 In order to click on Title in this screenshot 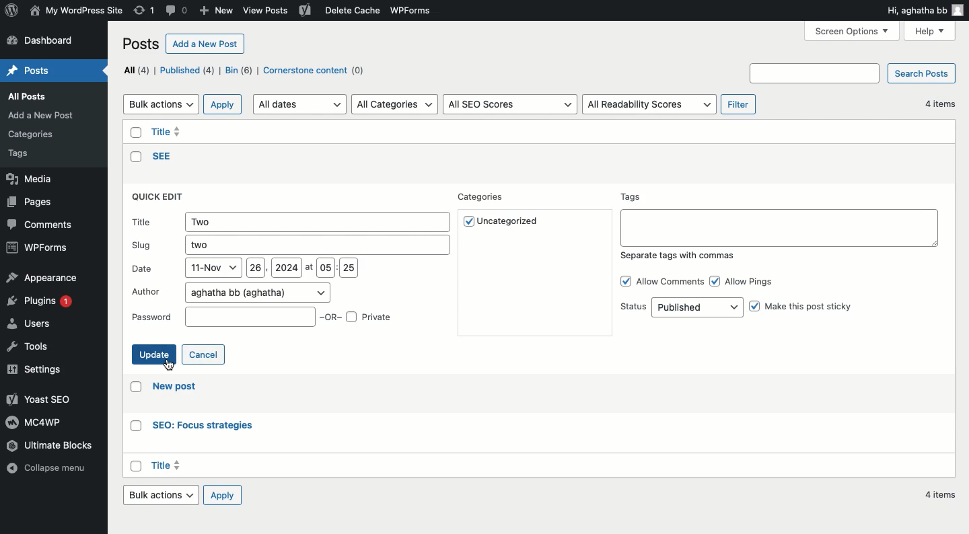, I will do `click(292, 221)`.